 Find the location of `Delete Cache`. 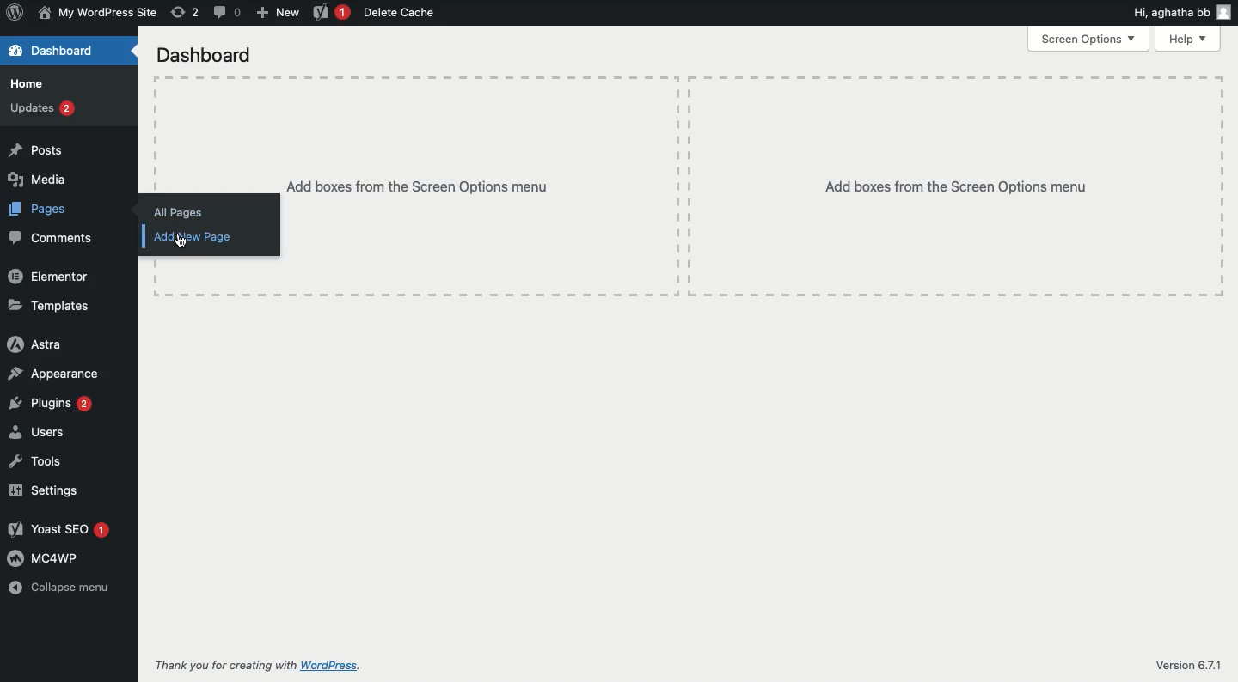

Delete Cache is located at coordinates (404, 12).